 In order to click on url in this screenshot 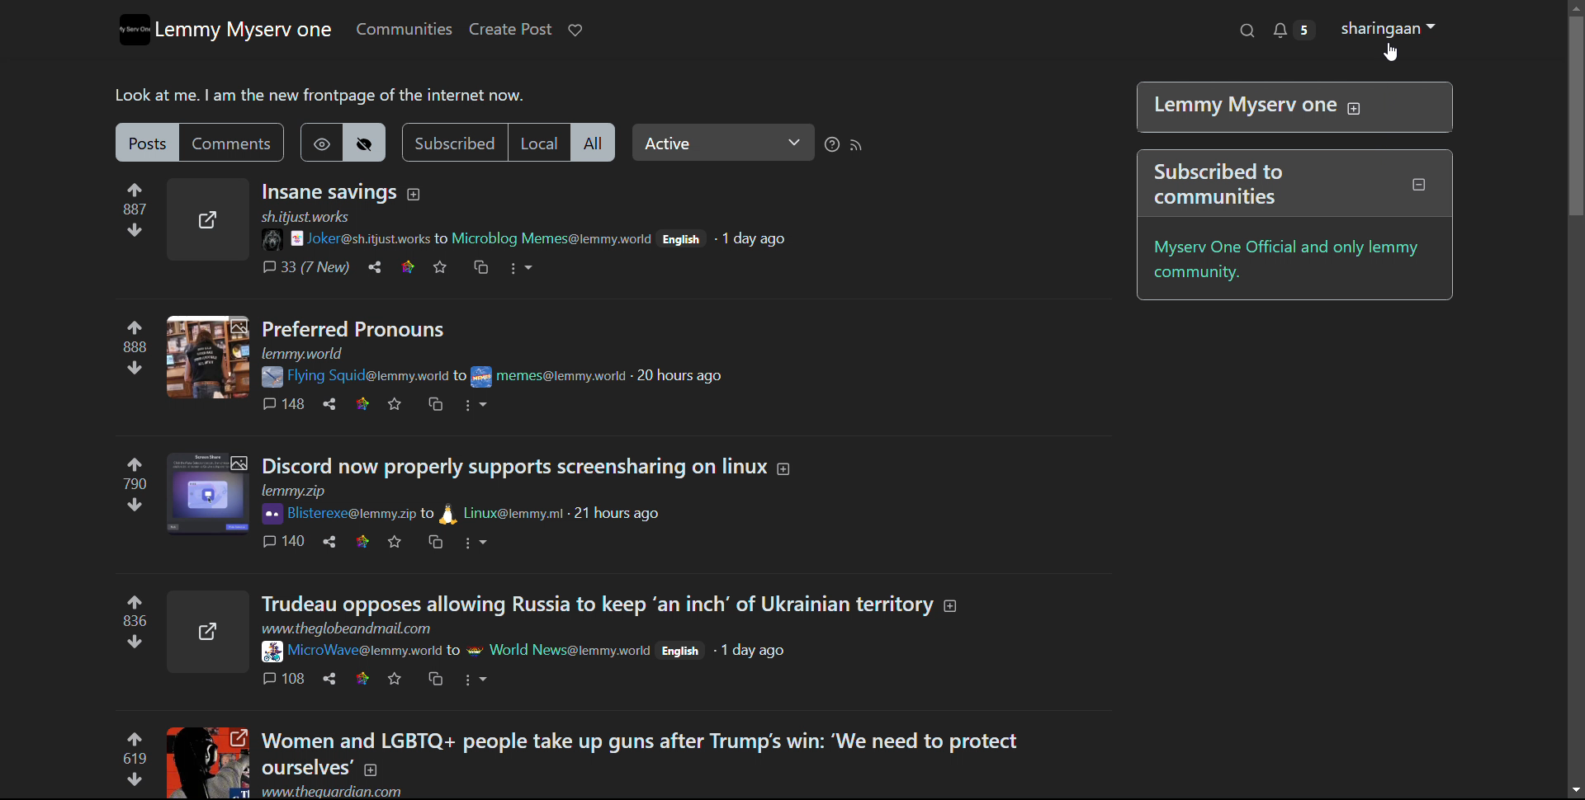, I will do `click(294, 492)`.